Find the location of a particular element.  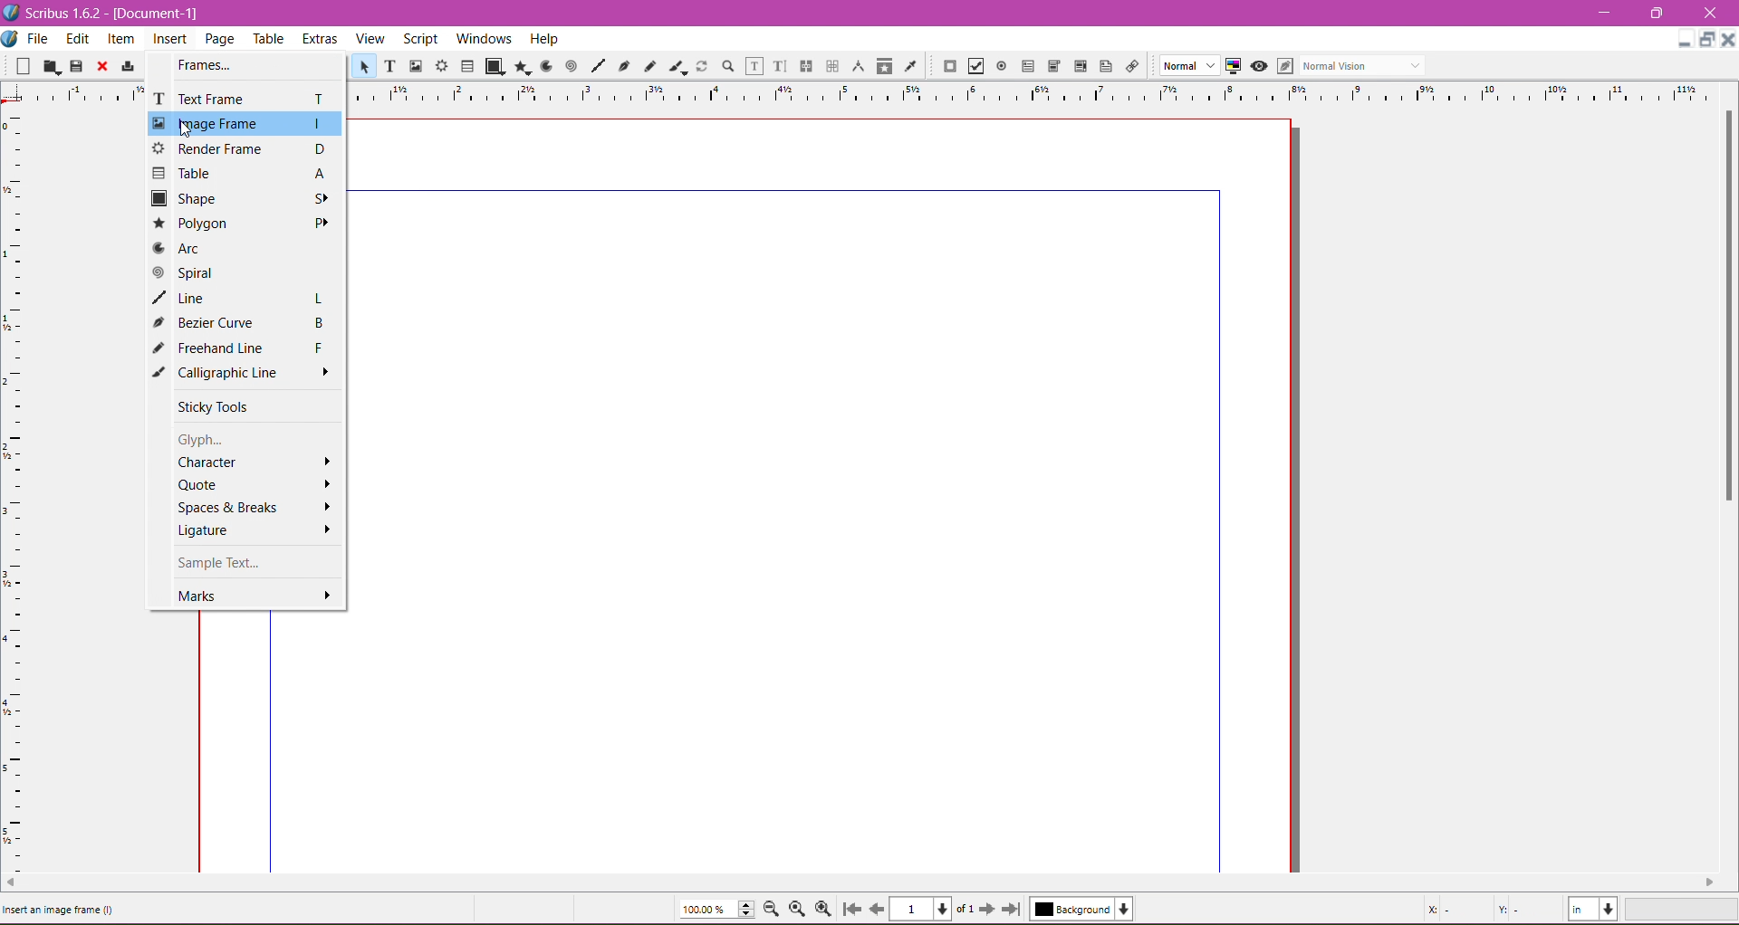

New is located at coordinates (17, 67).